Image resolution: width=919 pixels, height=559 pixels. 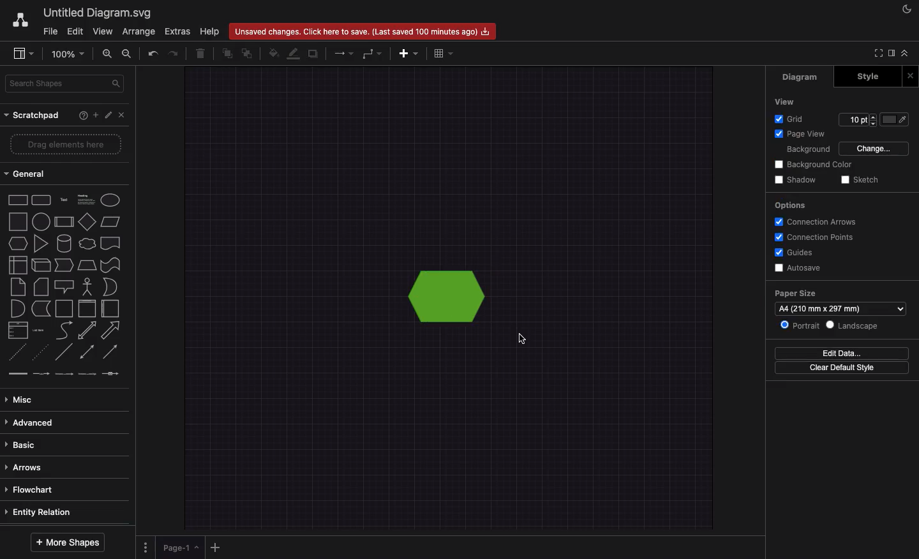 What do you see at coordinates (211, 32) in the screenshot?
I see `Help` at bounding box center [211, 32].